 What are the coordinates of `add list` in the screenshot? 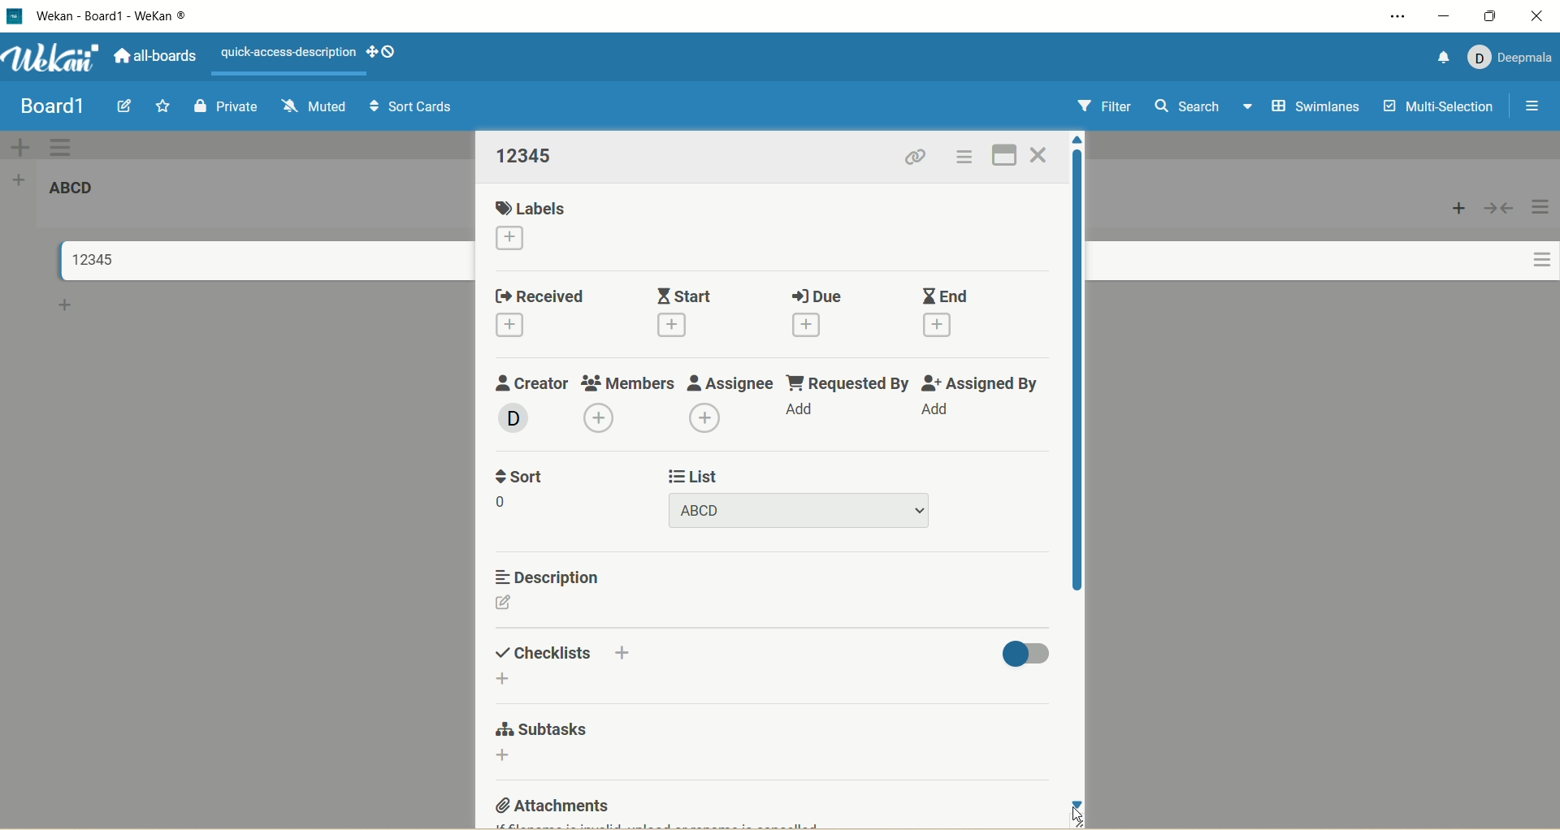 It's located at (24, 179).